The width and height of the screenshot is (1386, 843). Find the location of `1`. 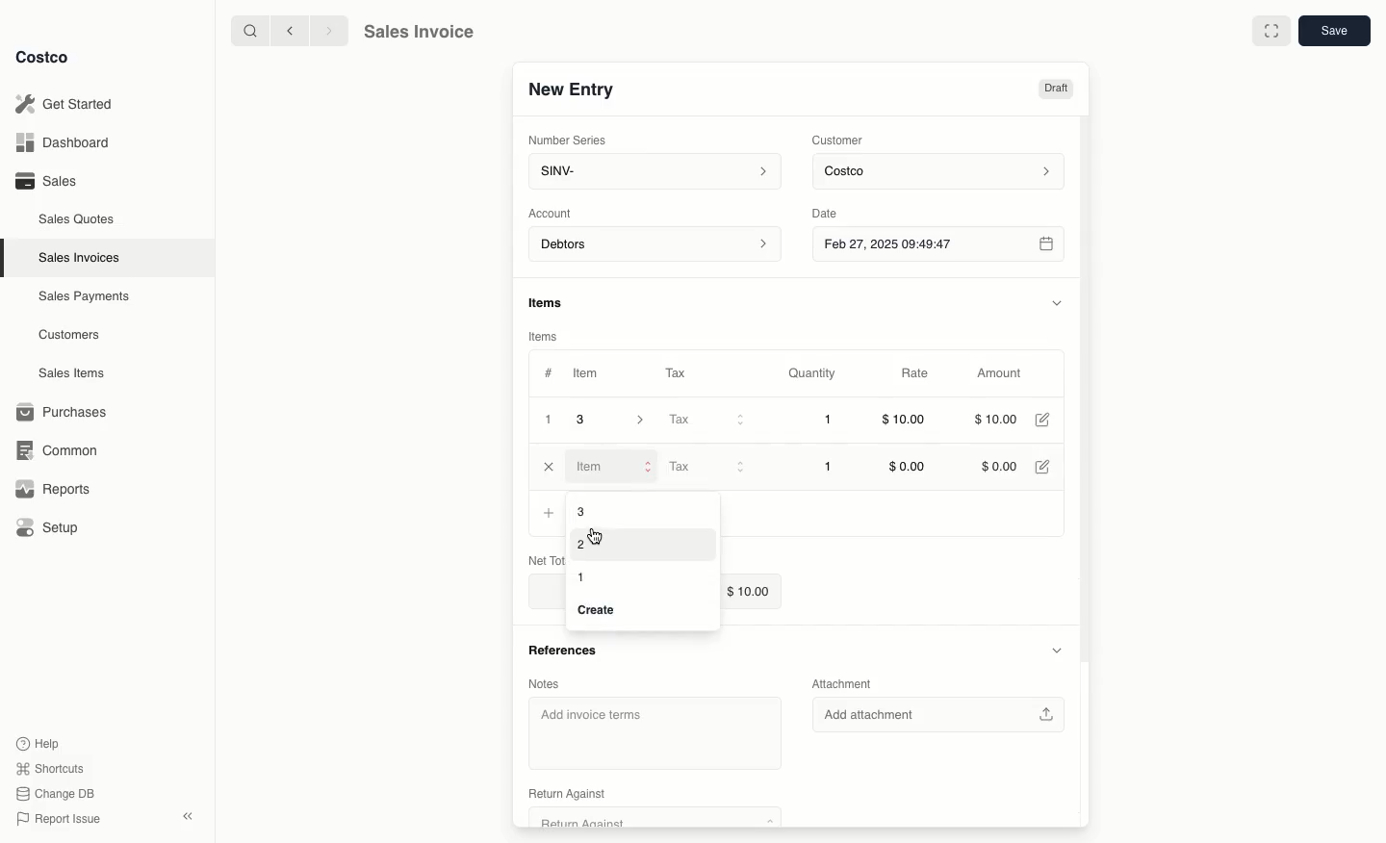

1 is located at coordinates (584, 577).